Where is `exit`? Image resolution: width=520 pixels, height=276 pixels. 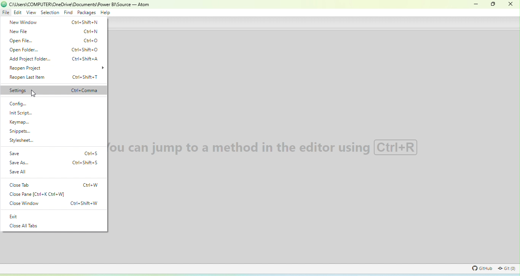
exit is located at coordinates (15, 216).